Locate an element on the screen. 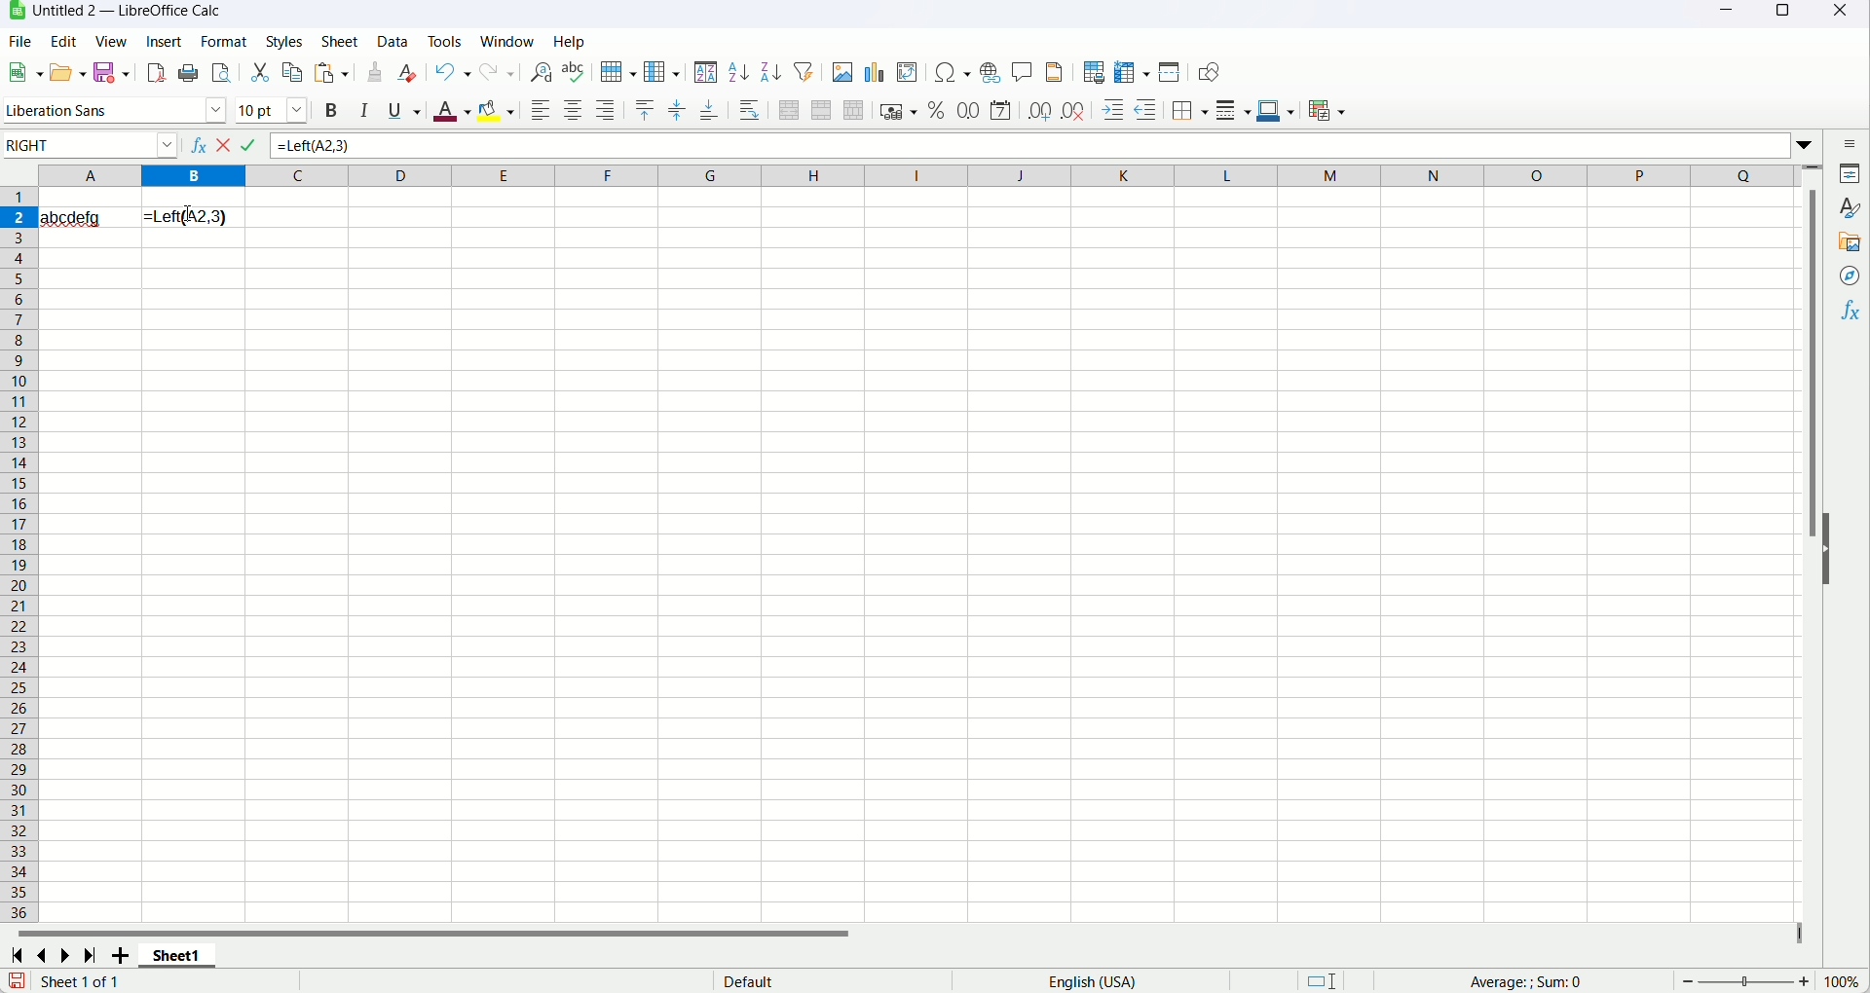 The height and width of the screenshot is (993, 1870). border is located at coordinates (1191, 110).